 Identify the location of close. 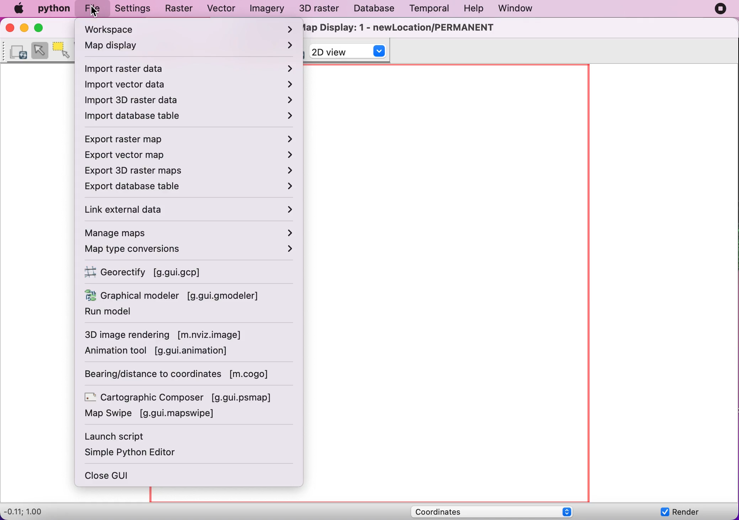
(8, 28).